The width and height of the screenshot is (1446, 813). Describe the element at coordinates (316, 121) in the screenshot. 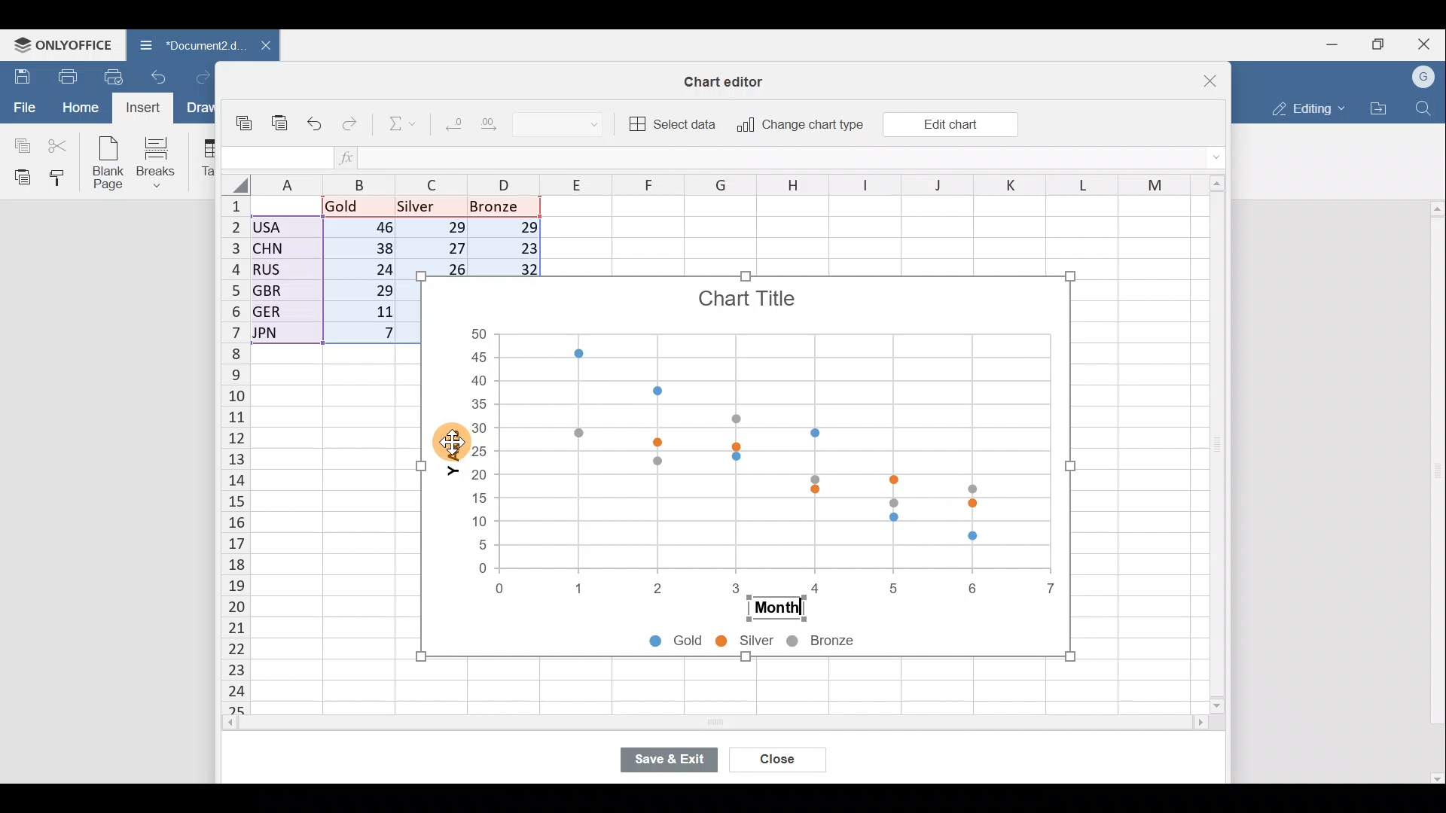

I see `Undo` at that location.